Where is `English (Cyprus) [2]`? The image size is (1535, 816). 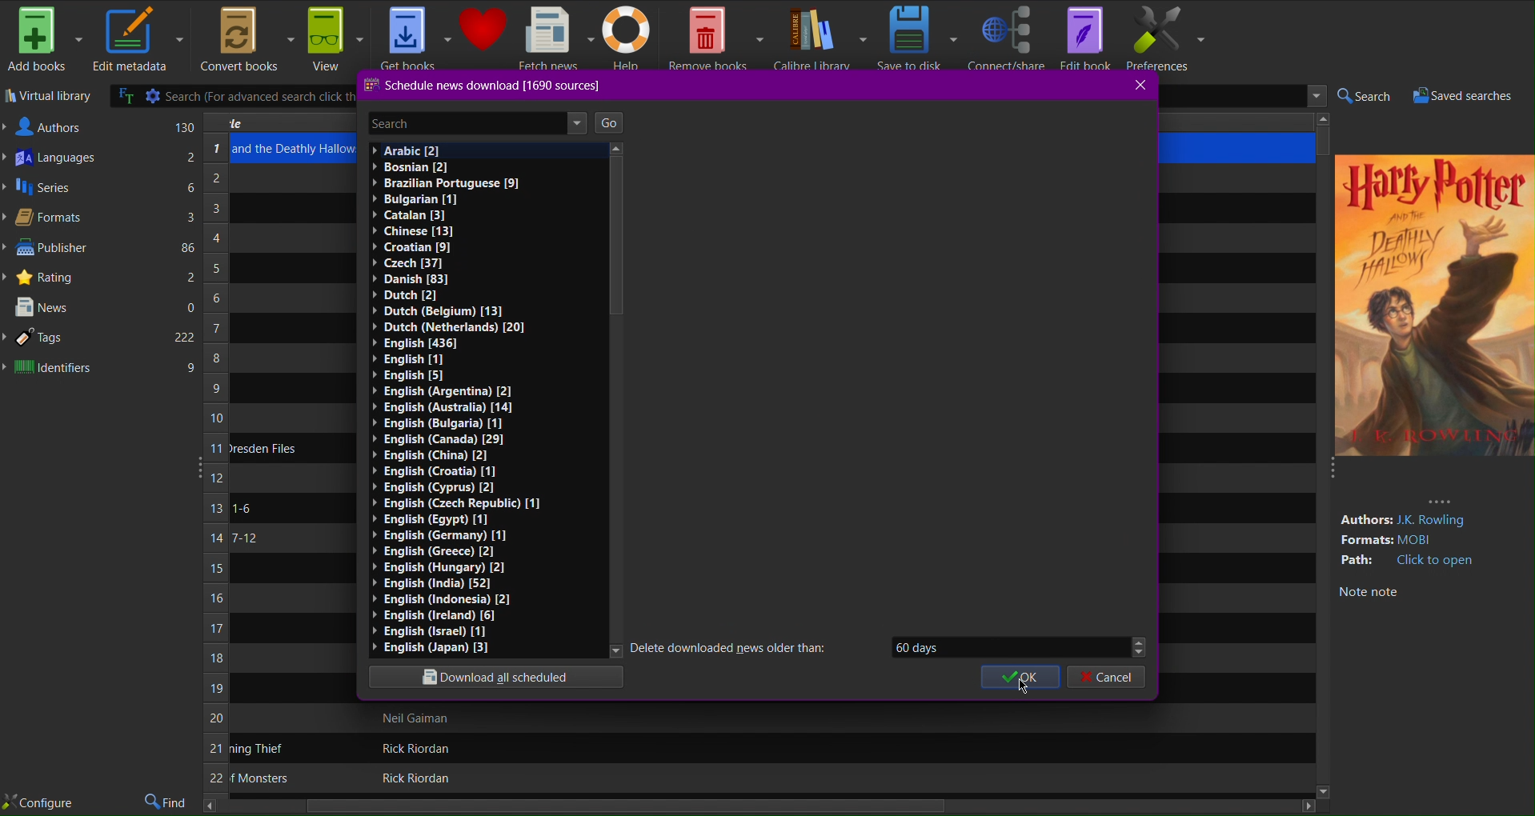 English (Cyprus) [2] is located at coordinates (439, 487).